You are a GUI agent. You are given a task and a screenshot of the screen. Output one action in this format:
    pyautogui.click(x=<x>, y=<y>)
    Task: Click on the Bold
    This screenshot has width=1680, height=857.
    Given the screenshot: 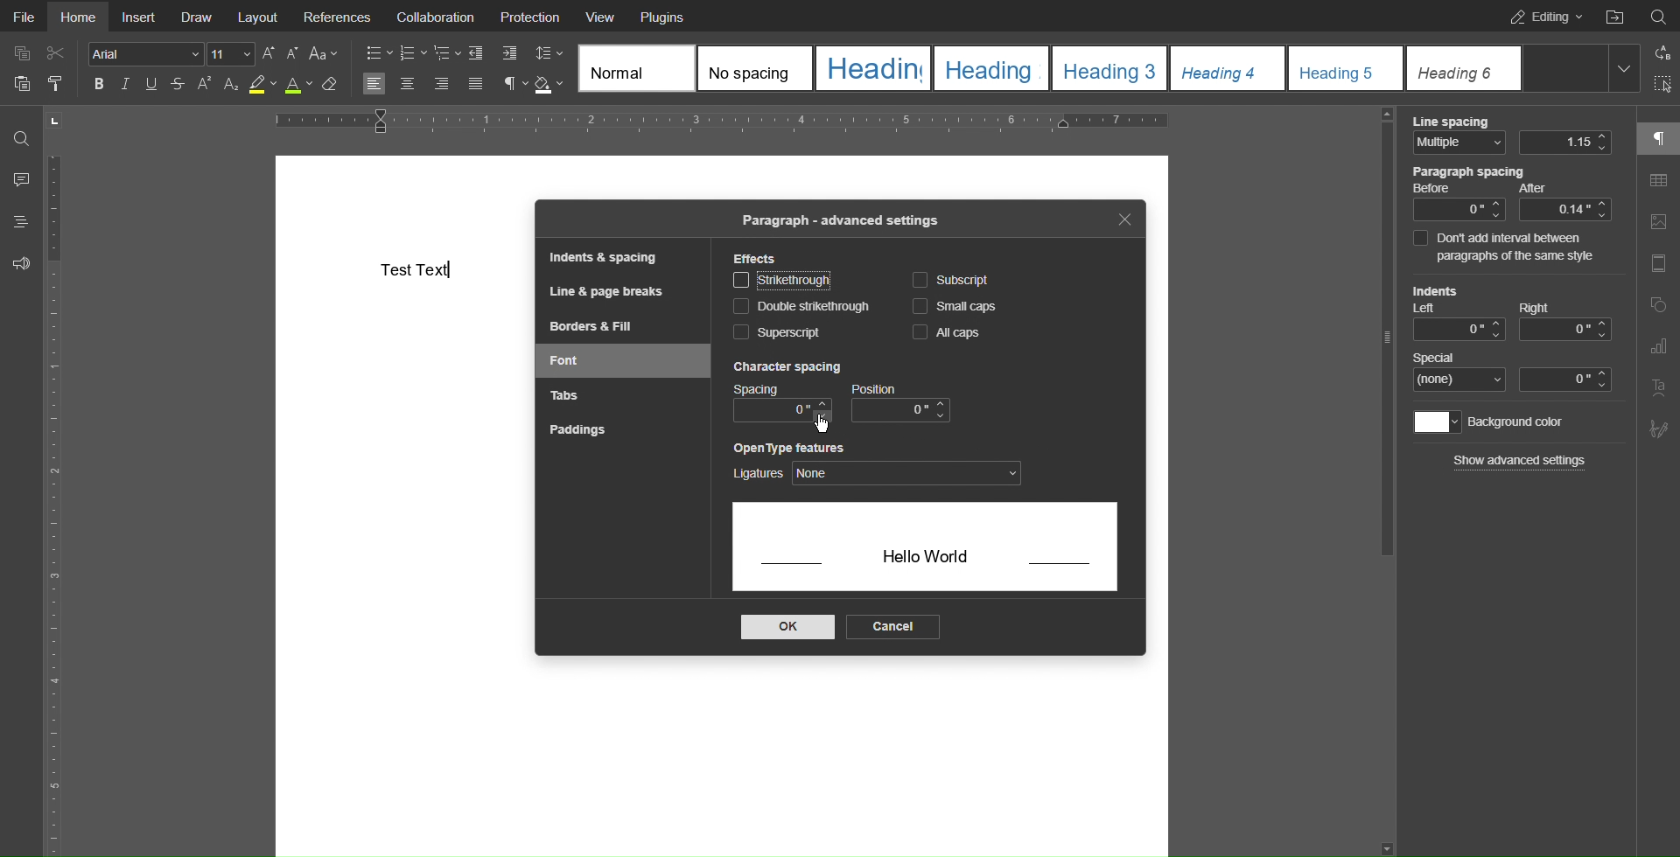 What is the action you would take?
    pyautogui.click(x=101, y=84)
    